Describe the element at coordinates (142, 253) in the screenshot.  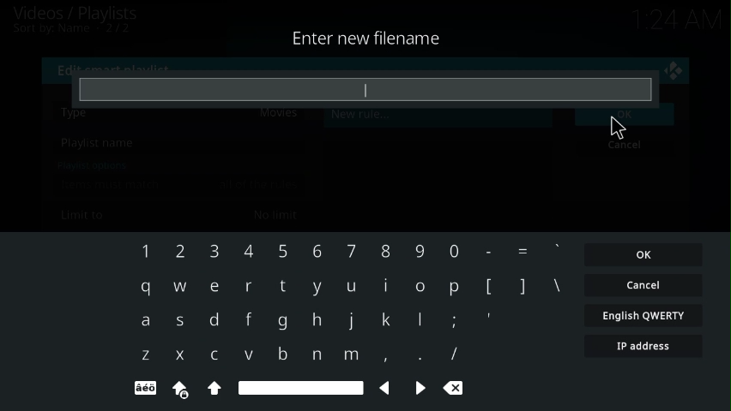
I see `1` at that location.